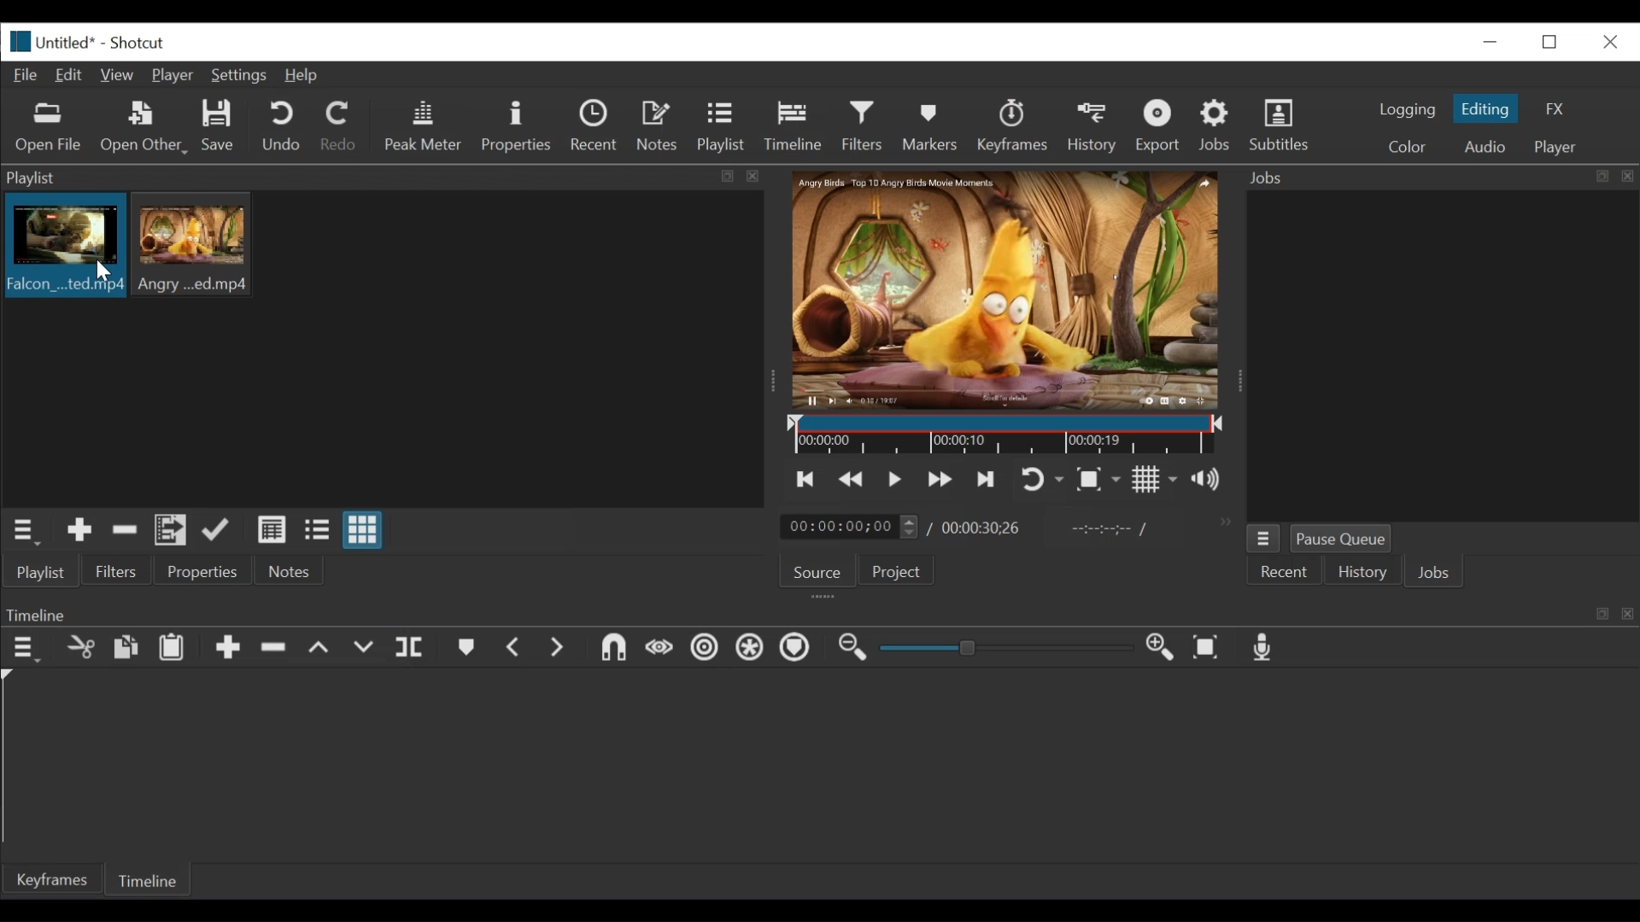  What do you see at coordinates (987, 528) in the screenshot?
I see `Total duration` at bounding box center [987, 528].